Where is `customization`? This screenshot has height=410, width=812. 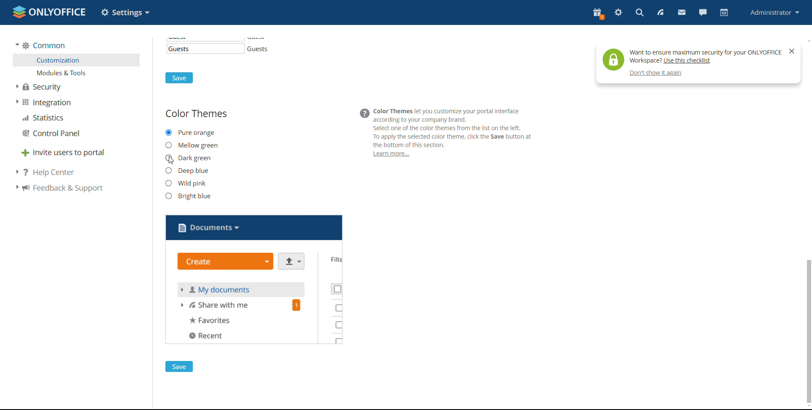 customization is located at coordinates (77, 60).